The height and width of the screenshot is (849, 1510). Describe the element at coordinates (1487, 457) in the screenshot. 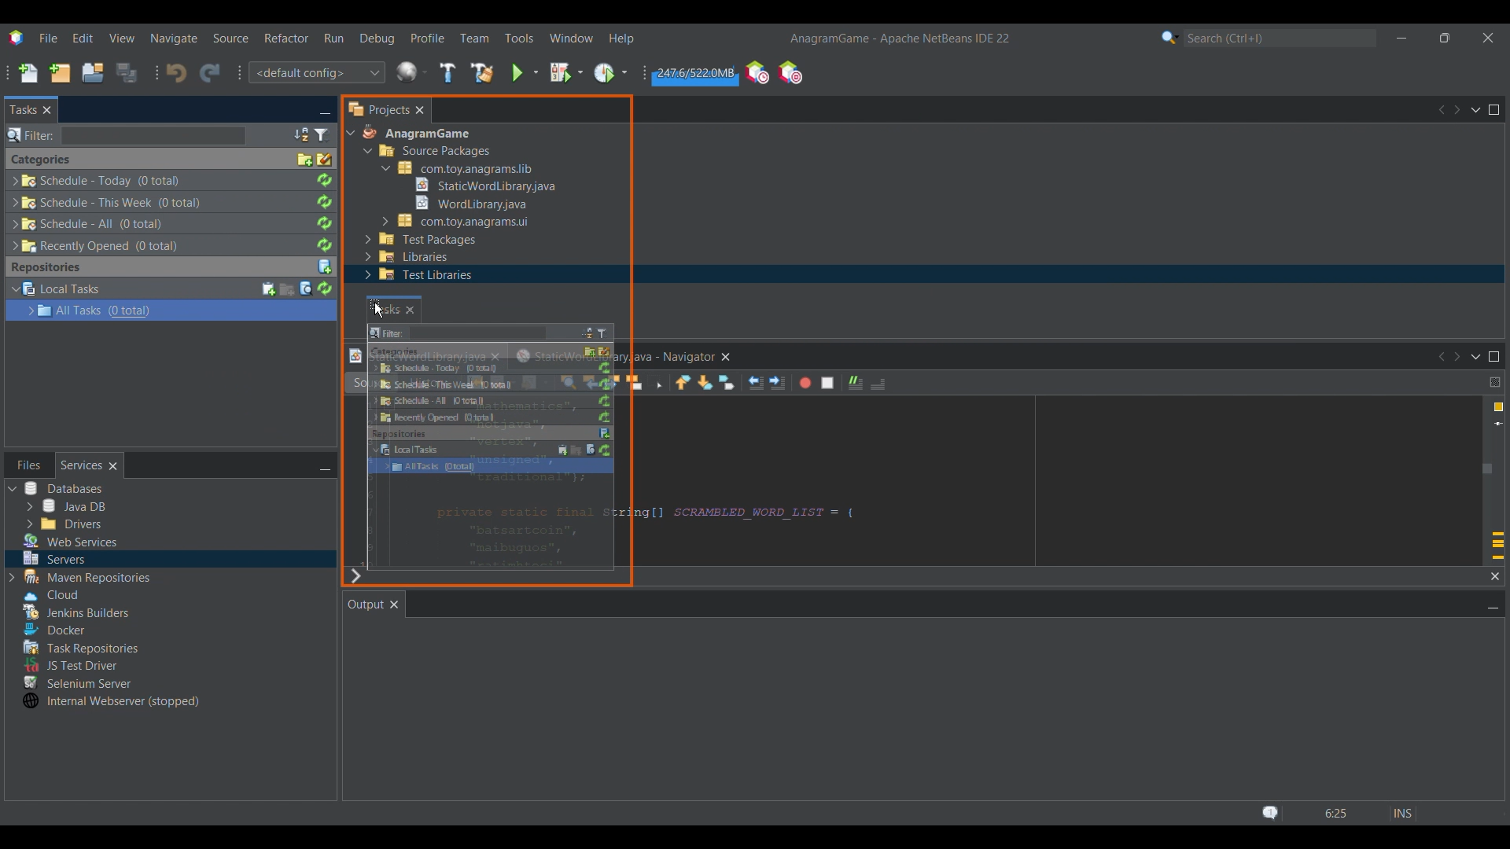

I see `Vertical slide bar` at that location.